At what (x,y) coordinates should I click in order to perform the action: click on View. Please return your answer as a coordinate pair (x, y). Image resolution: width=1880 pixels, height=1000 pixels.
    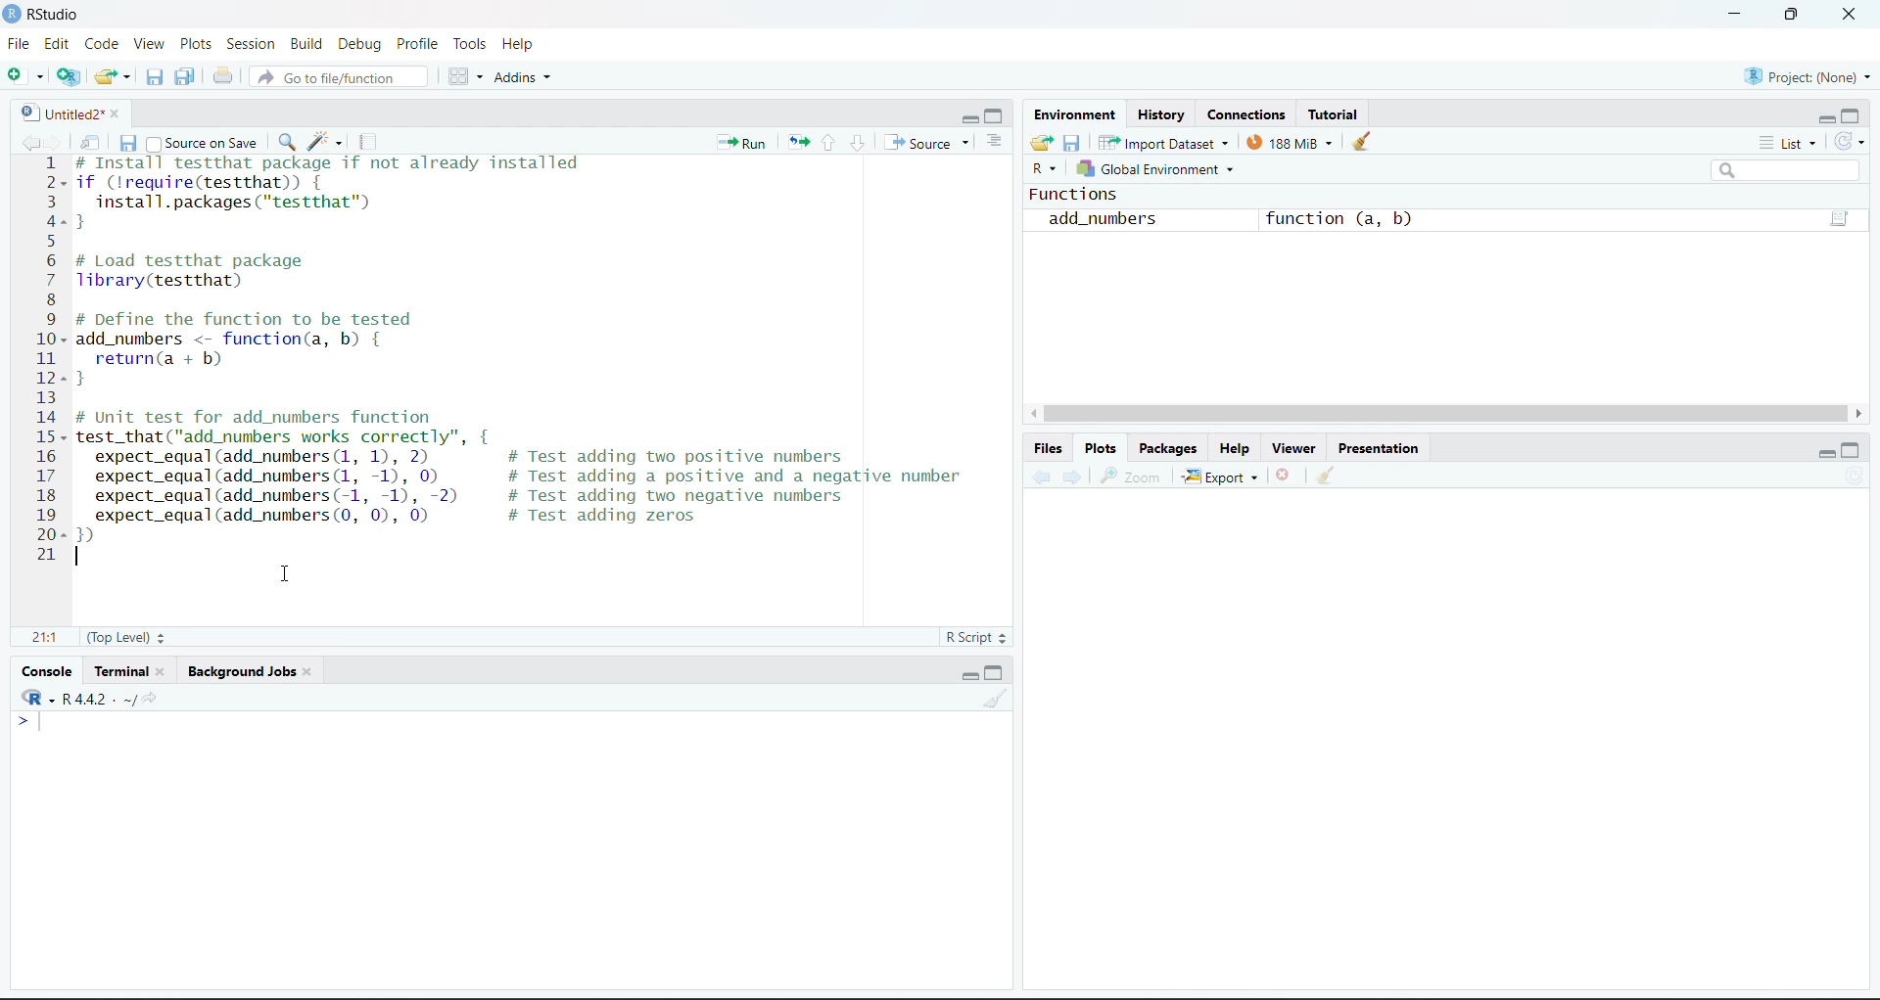
    Looking at the image, I should click on (153, 42).